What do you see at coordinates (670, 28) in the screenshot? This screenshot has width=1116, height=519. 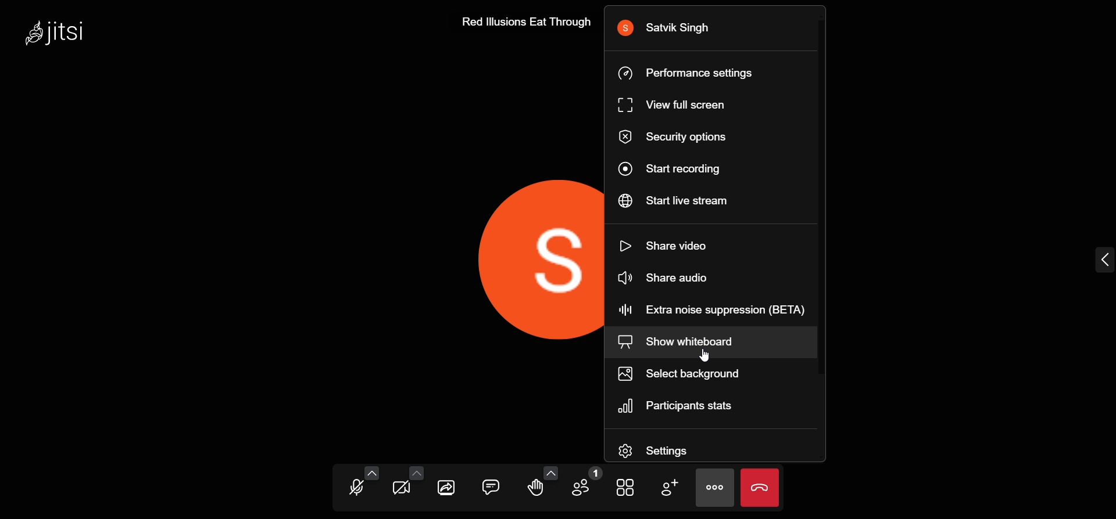 I see `Satvik Singh` at bounding box center [670, 28].